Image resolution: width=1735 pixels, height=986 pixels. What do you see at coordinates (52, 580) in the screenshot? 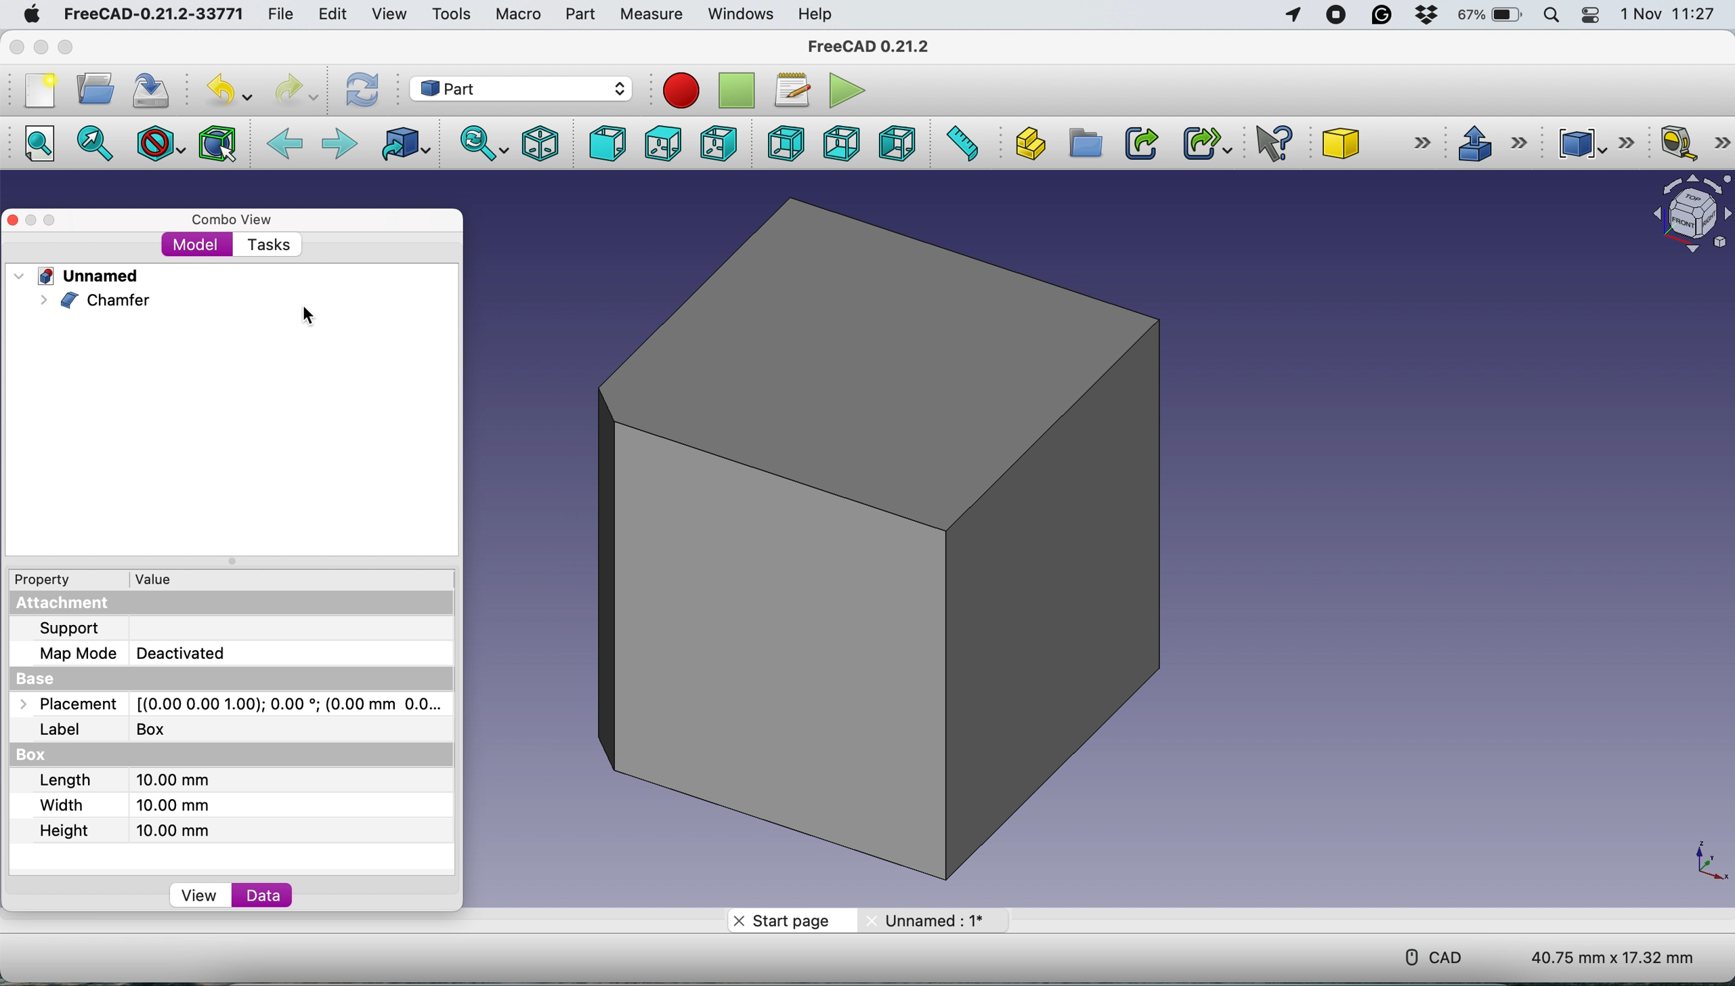
I see `property` at bounding box center [52, 580].